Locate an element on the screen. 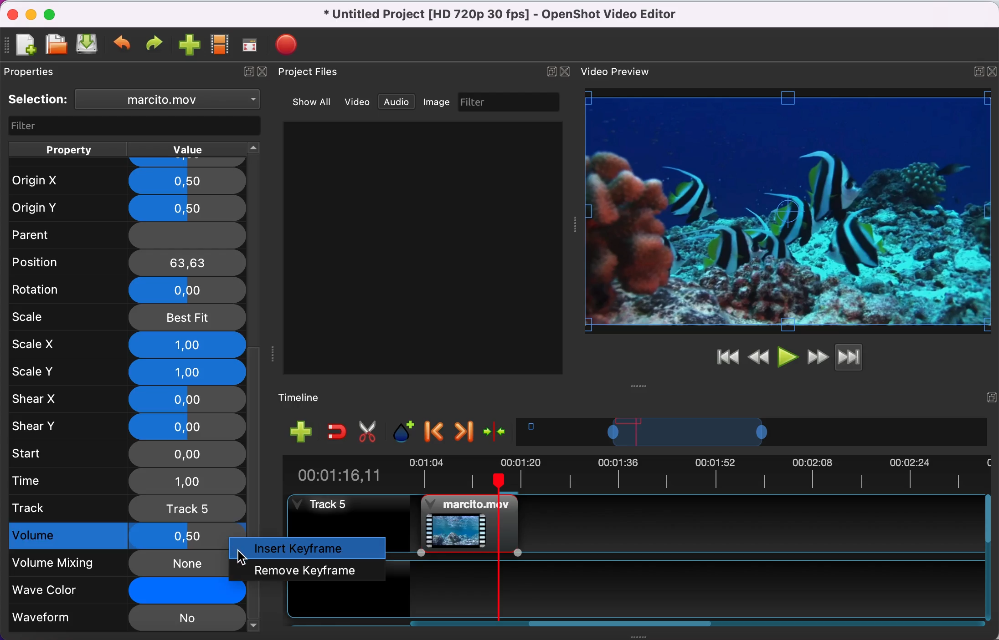 This screenshot has height=640, width=999. shear x 0 is located at coordinates (127, 400).